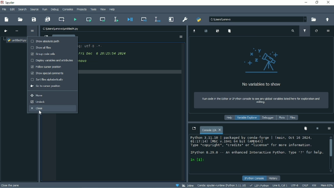 This screenshot has height=188, width=334. What do you see at coordinates (273, 178) in the screenshot?
I see `History` at bounding box center [273, 178].